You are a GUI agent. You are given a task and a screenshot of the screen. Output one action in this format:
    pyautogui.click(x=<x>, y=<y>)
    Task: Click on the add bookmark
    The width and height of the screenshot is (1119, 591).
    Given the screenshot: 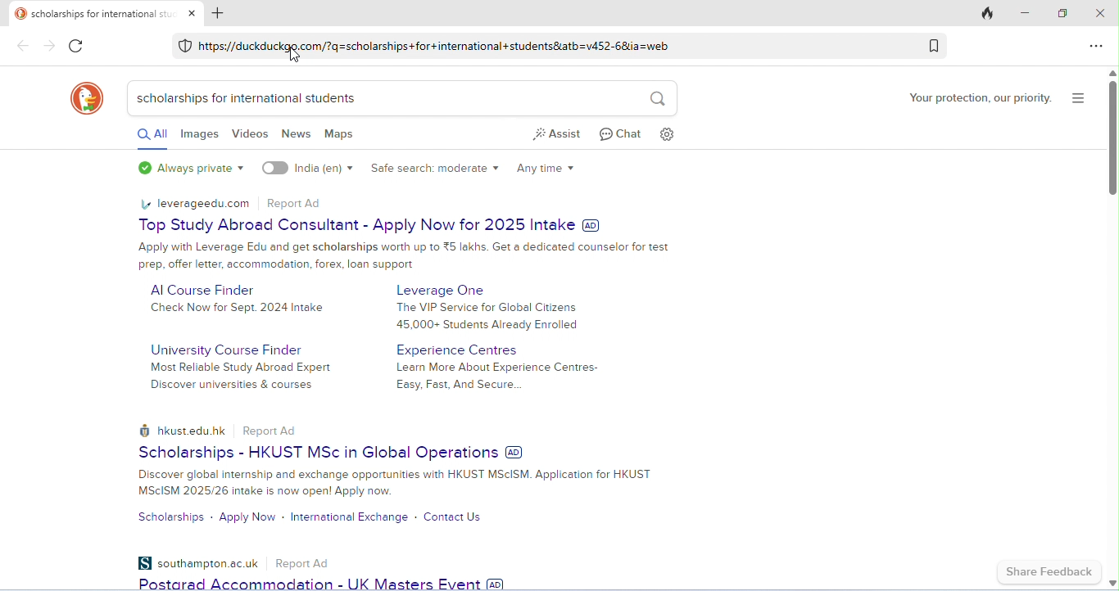 What is the action you would take?
    pyautogui.click(x=932, y=45)
    